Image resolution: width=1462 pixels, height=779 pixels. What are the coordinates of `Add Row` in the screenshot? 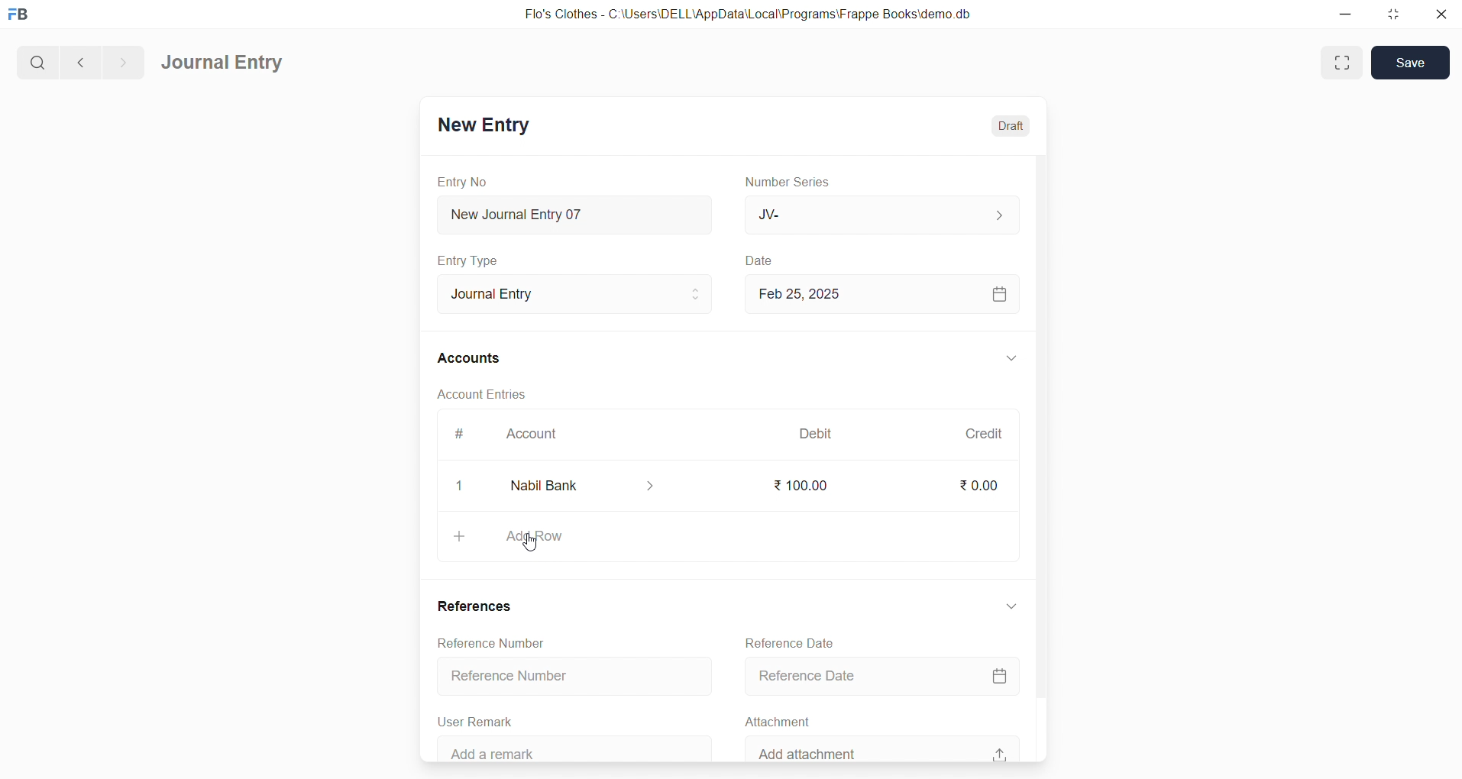 It's located at (729, 538).